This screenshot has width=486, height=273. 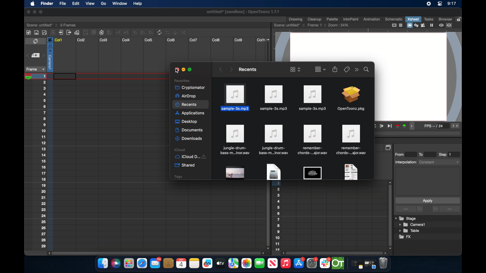 I want to click on step, so click(x=445, y=154).